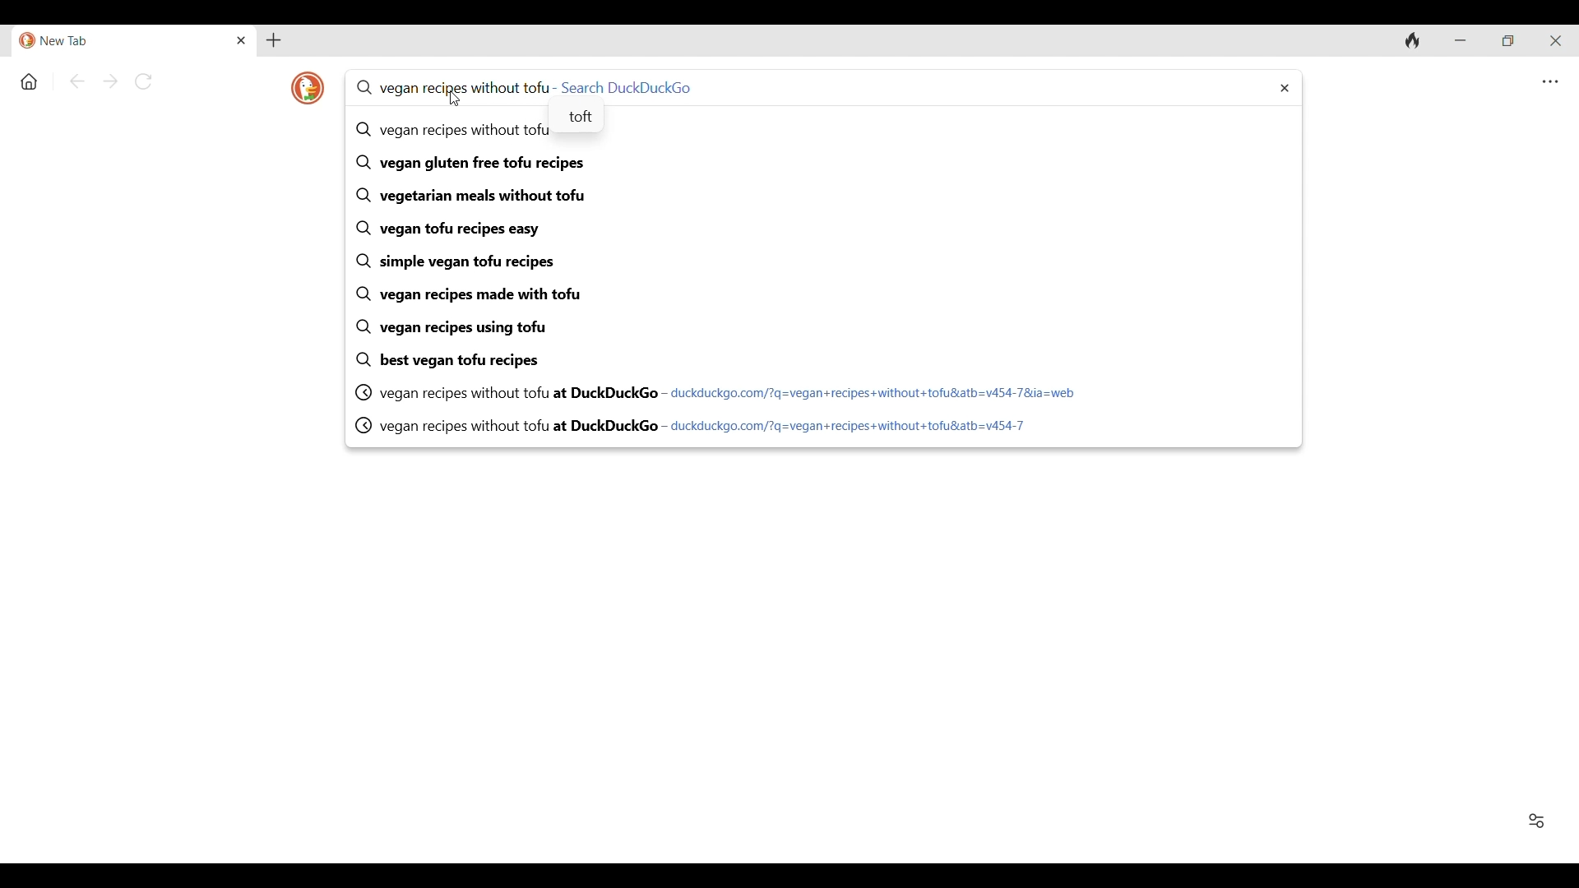 This screenshot has width=1579, height=888. What do you see at coordinates (274, 40) in the screenshot?
I see `Add new tab` at bounding box center [274, 40].